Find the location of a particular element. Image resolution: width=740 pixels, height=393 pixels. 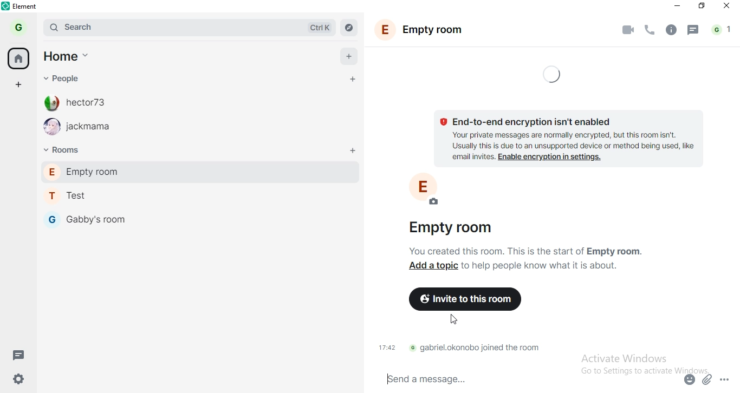

Rooms is located at coordinates (72, 148).